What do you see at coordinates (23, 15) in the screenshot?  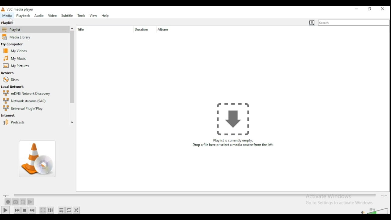 I see `playback` at bounding box center [23, 15].